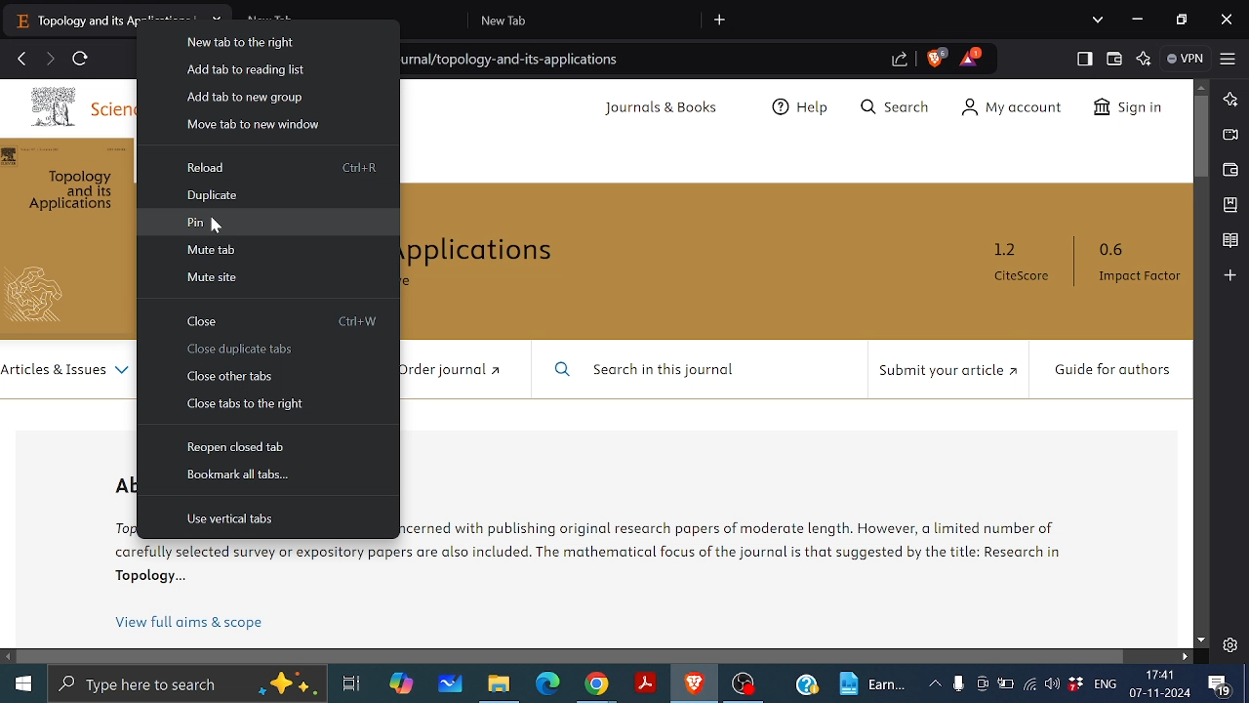 The height and width of the screenshot is (703, 1249). What do you see at coordinates (446, 369) in the screenshot?
I see `Order journal 2` at bounding box center [446, 369].